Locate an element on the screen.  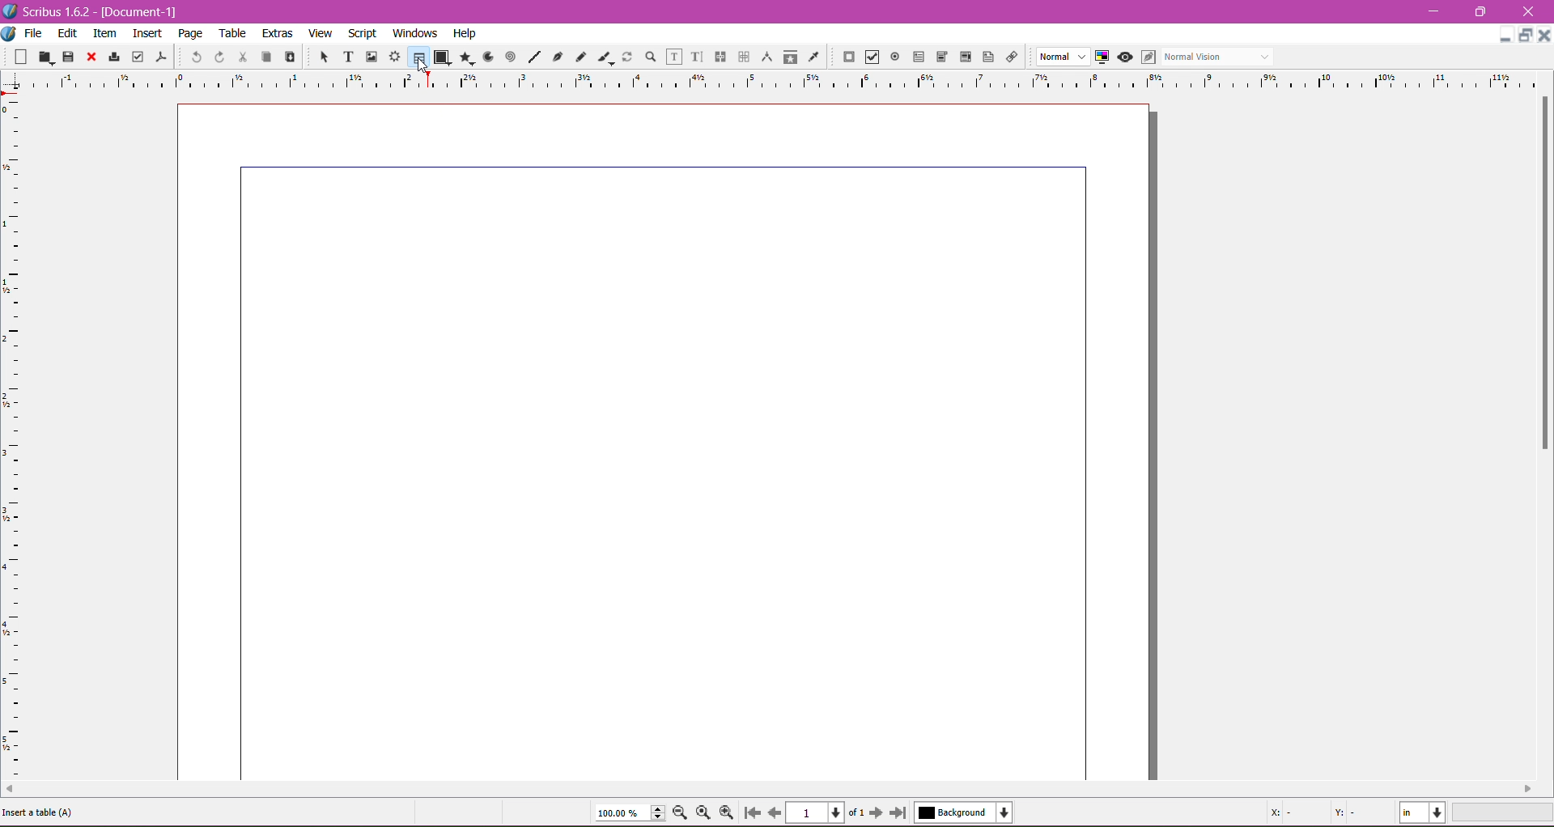
X: is located at coordinates (1284, 812).